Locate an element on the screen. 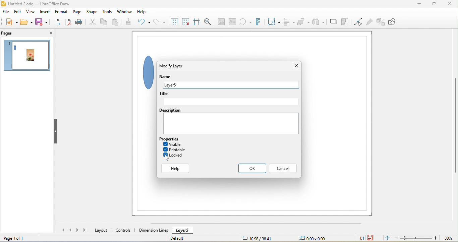  print is located at coordinates (81, 22).